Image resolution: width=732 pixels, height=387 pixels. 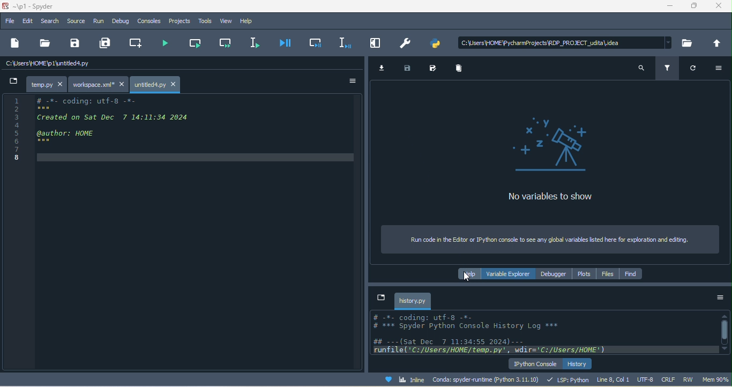 I want to click on history, so click(x=413, y=301).